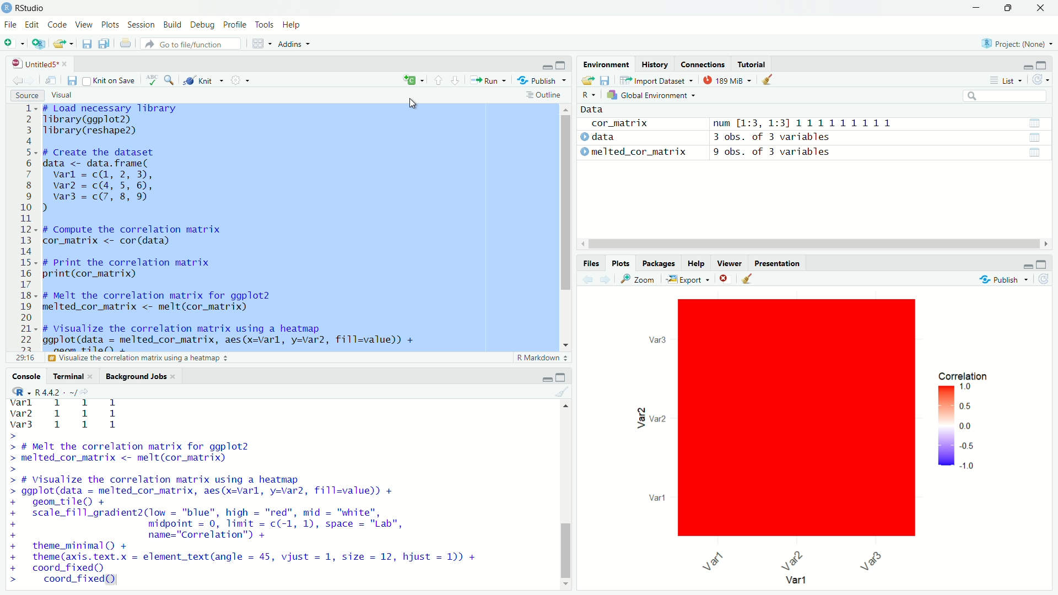 The image size is (1058, 595). I want to click on r language R4.4.2, so click(63, 392).